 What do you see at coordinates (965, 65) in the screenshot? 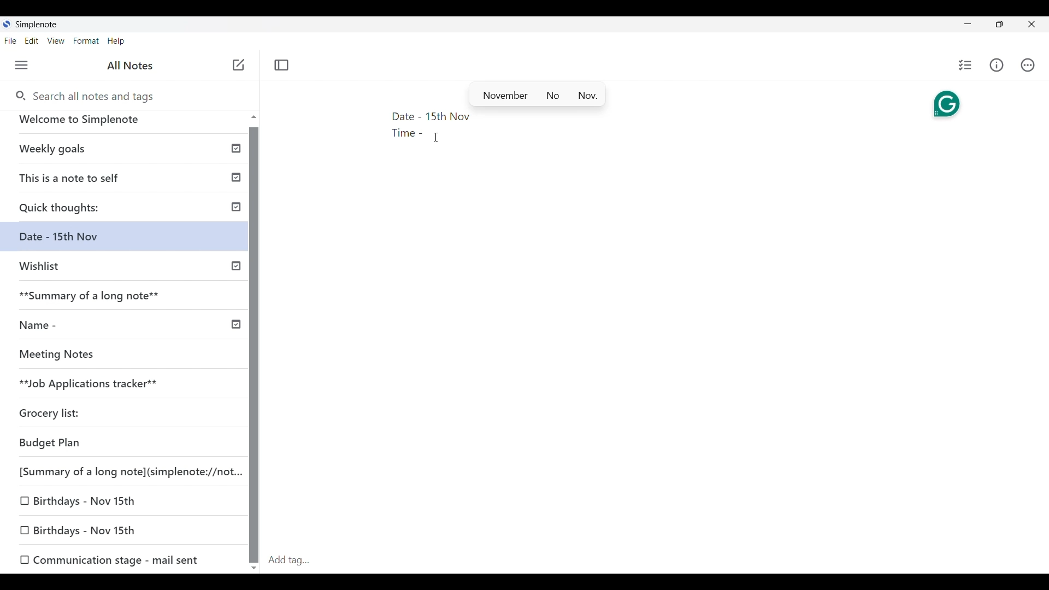
I see `Insert cheklist` at bounding box center [965, 65].